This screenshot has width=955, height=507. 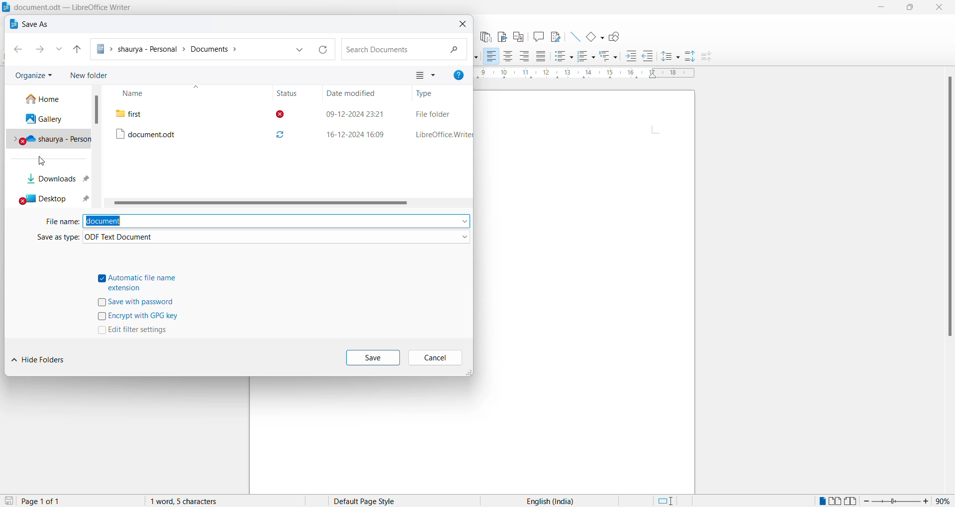 I want to click on page, so click(x=587, y=291).